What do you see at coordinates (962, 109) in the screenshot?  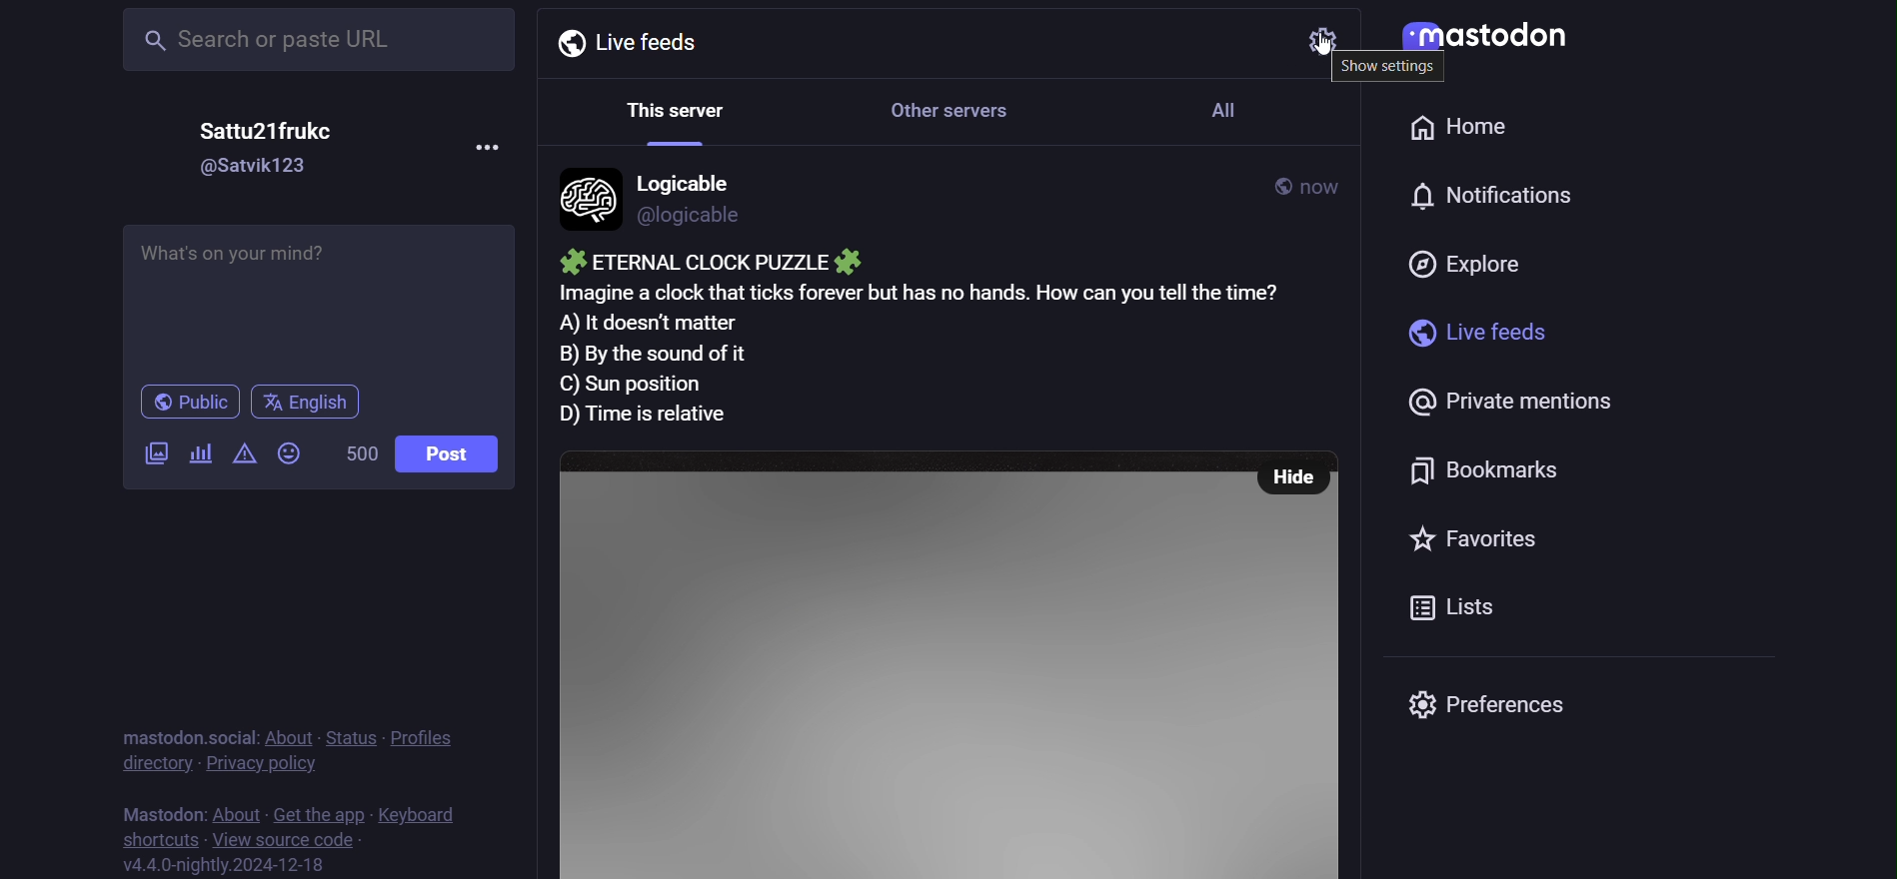 I see `other servers` at bounding box center [962, 109].